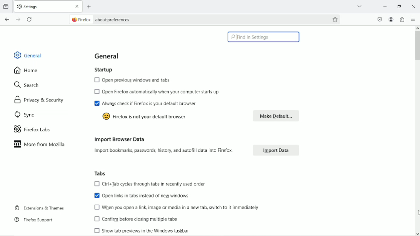 The width and height of the screenshot is (420, 236). What do you see at coordinates (135, 80) in the screenshot?
I see `Open previous windows and tabs` at bounding box center [135, 80].